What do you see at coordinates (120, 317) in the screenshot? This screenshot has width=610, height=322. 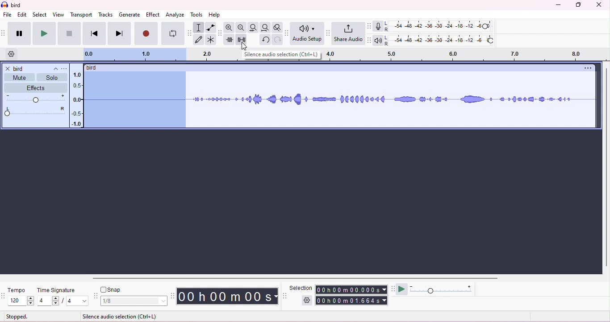 I see `silence audio selection (Ctrl+L)` at bounding box center [120, 317].